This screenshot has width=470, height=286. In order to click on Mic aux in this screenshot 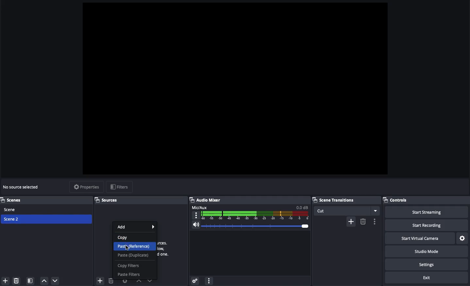, I will do `click(250, 212)`.